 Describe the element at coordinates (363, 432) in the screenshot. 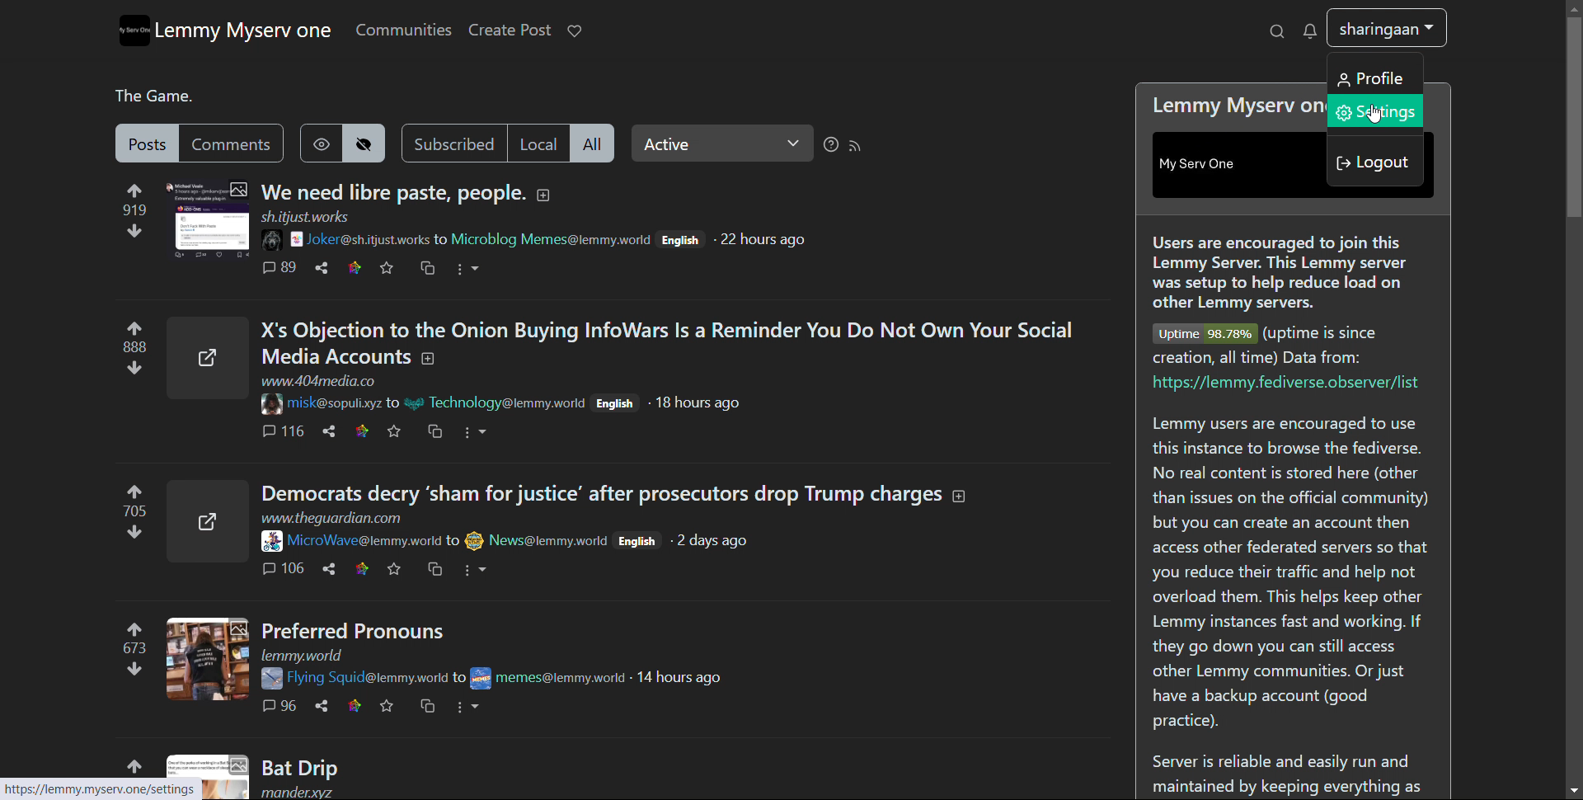

I see `link` at that location.